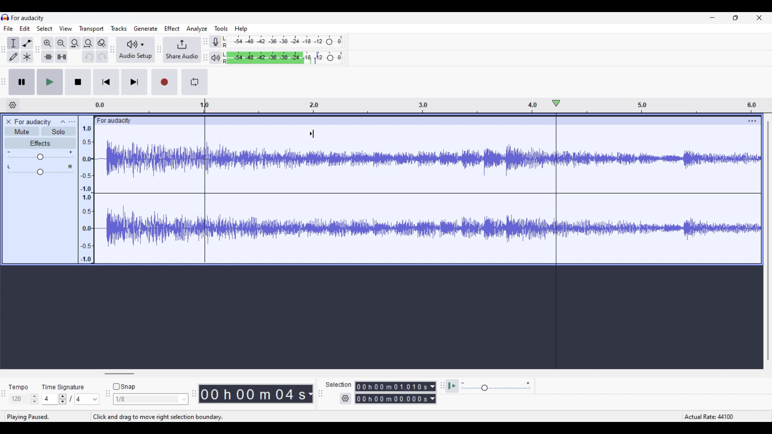  I want to click on Zoom in, so click(48, 43).